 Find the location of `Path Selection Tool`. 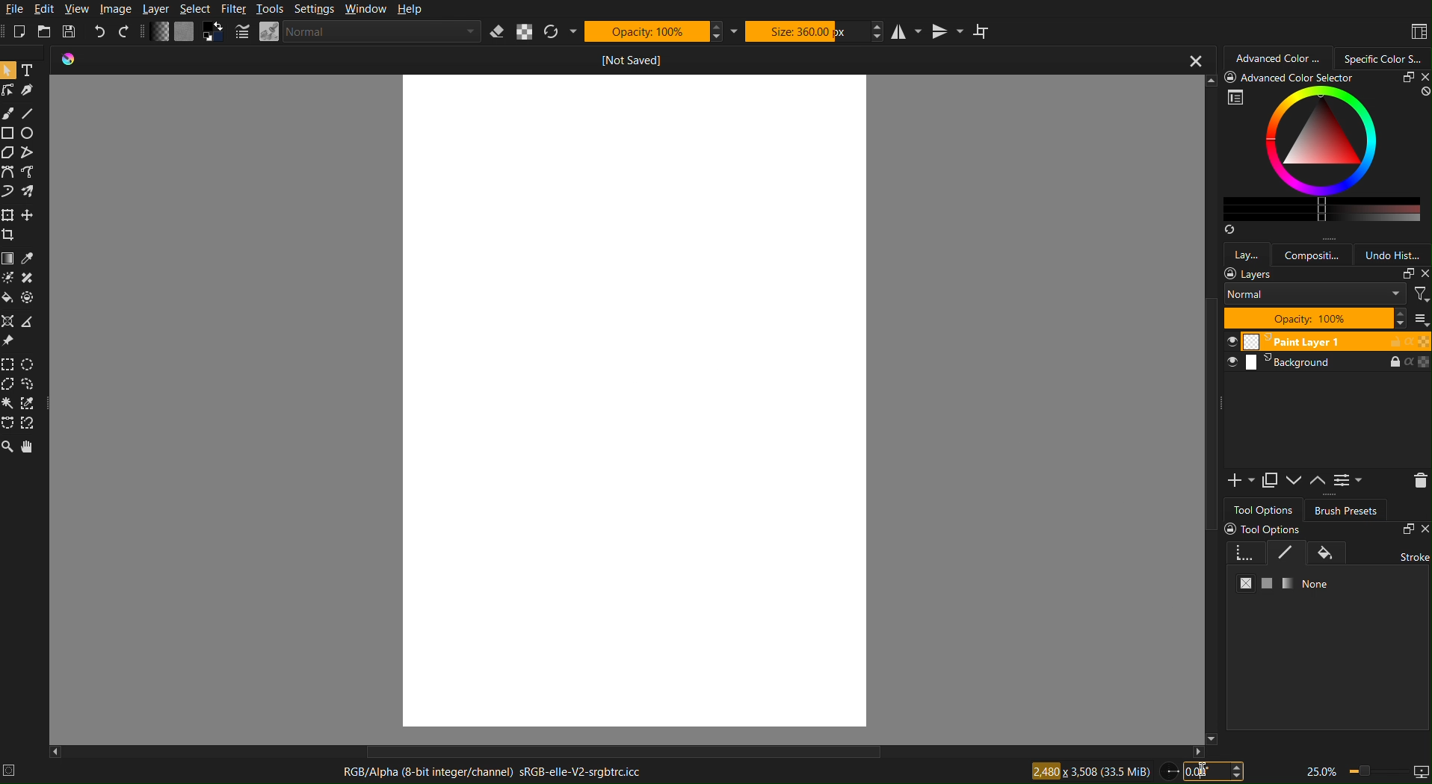

Path Selection Tool is located at coordinates (31, 152).